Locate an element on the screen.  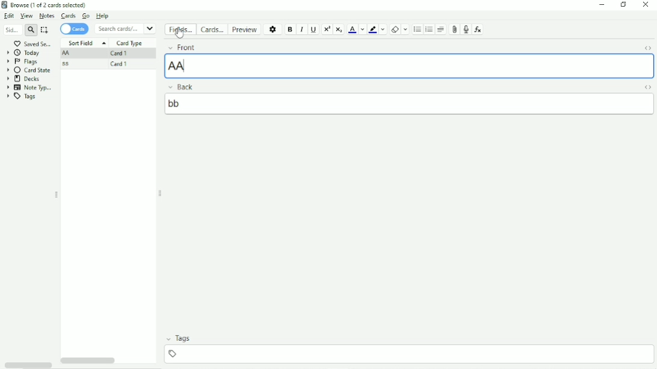
Record audio is located at coordinates (466, 30).